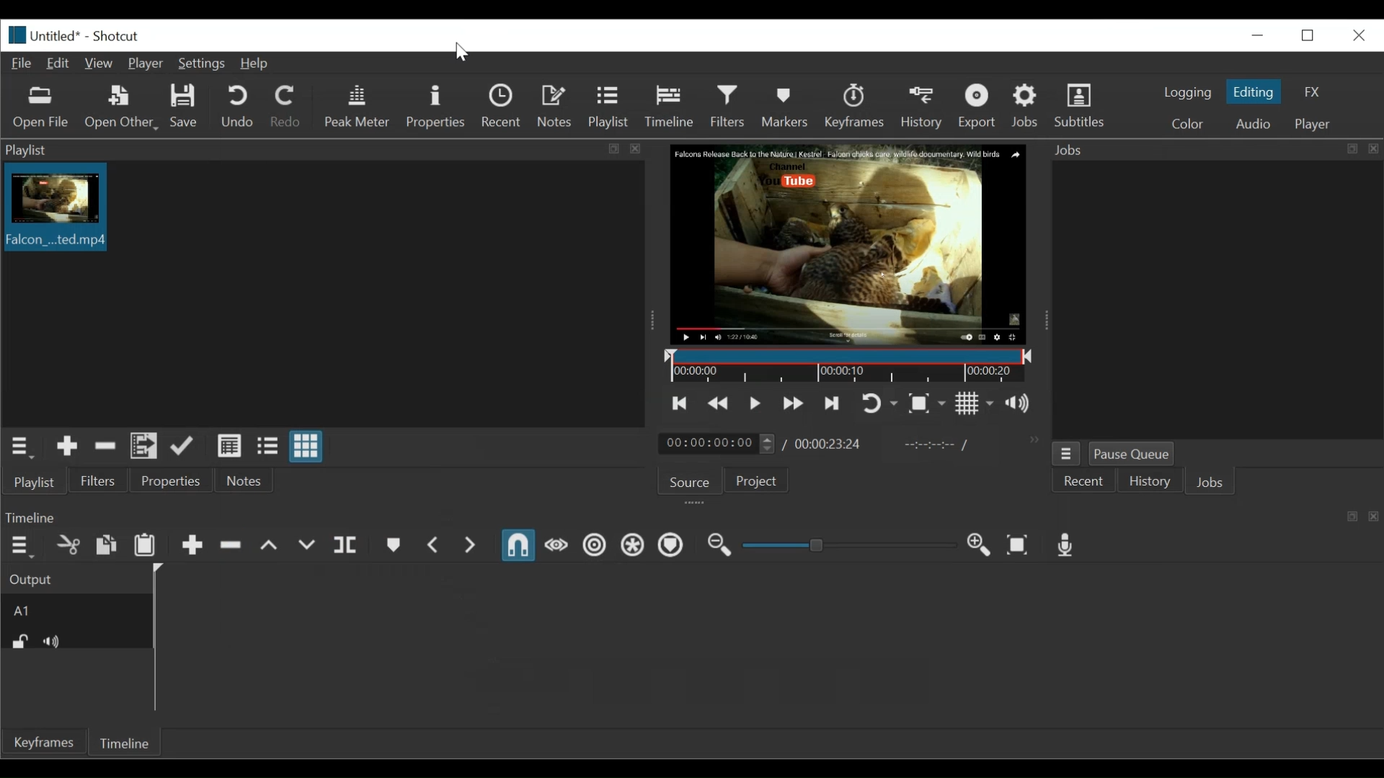 The width and height of the screenshot is (1384, 778). What do you see at coordinates (786, 106) in the screenshot?
I see `Markers` at bounding box center [786, 106].